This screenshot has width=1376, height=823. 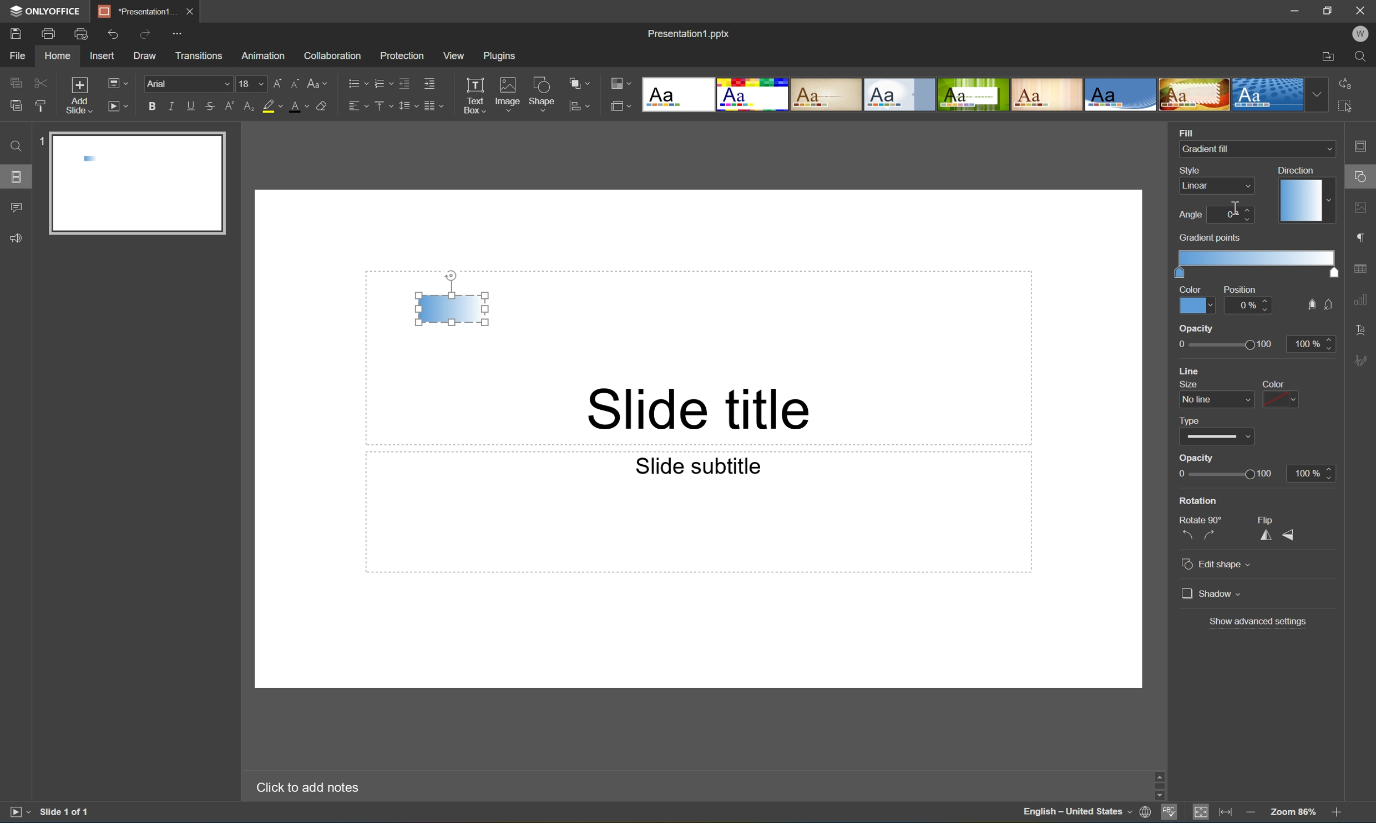 What do you see at coordinates (1190, 215) in the screenshot?
I see `Angle` at bounding box center [1190, 215].